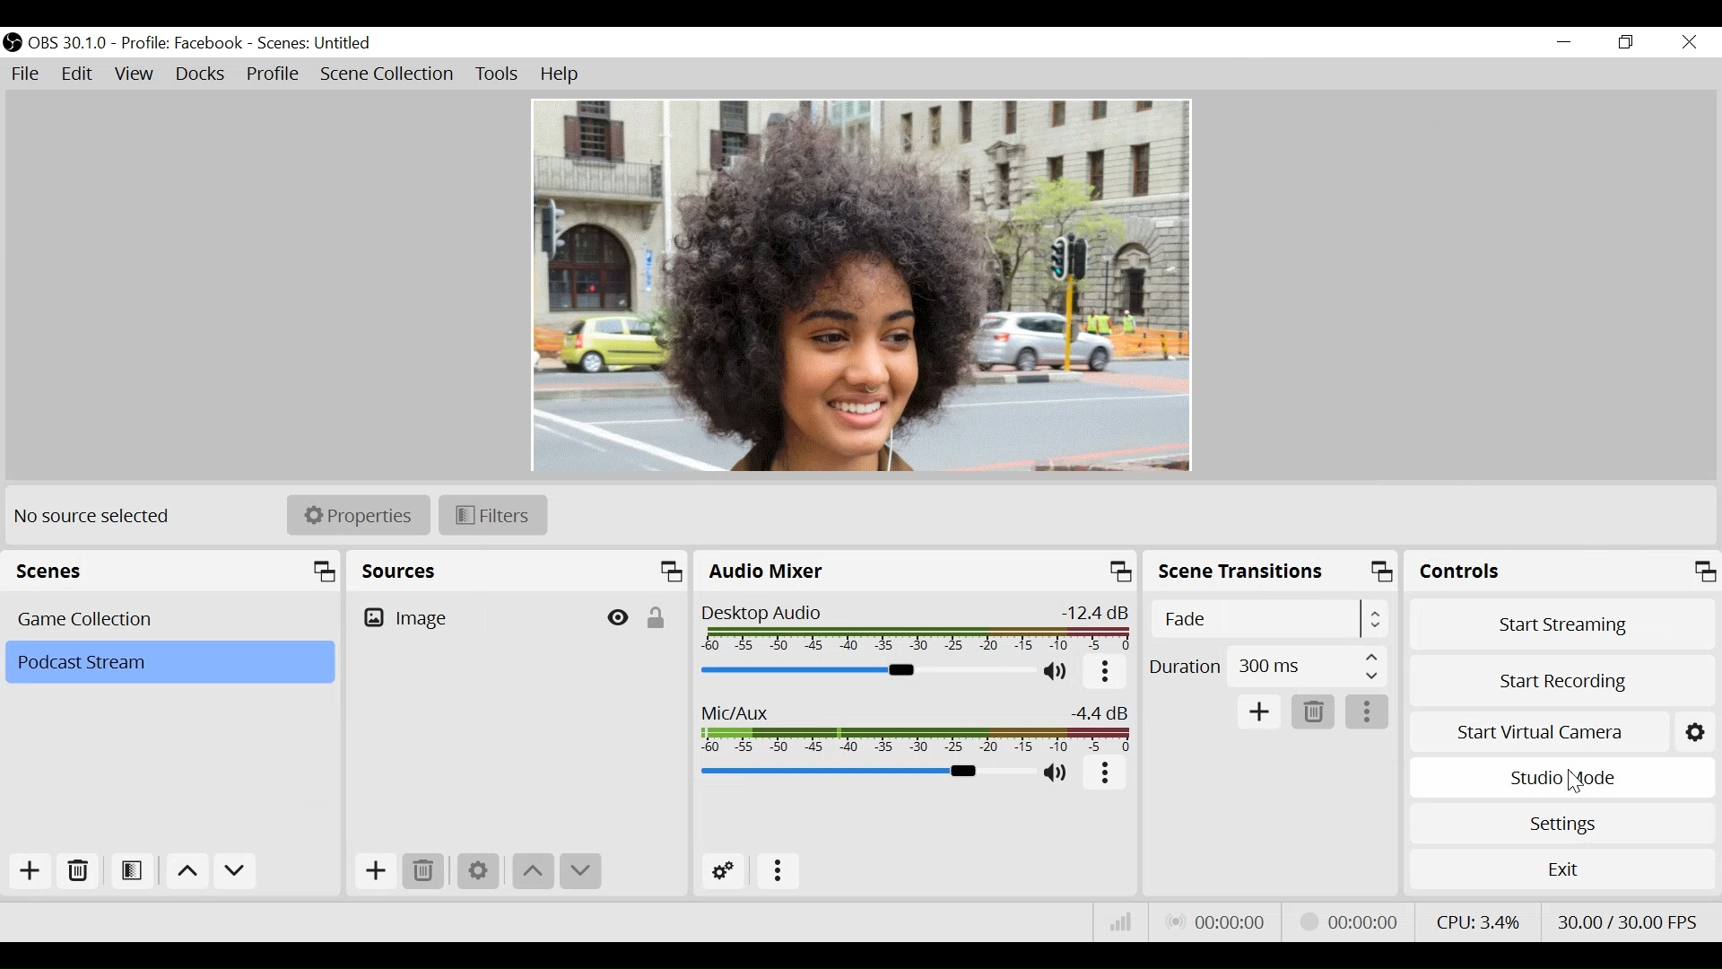  Describe the element at coordinates (1561, 570) in the screenshot. I see `Controls` at that location.